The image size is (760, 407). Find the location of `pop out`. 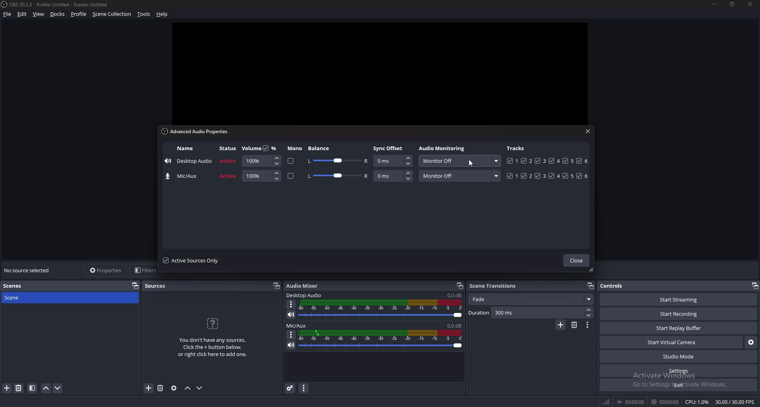

pop out is located at coordinates (755, 286).